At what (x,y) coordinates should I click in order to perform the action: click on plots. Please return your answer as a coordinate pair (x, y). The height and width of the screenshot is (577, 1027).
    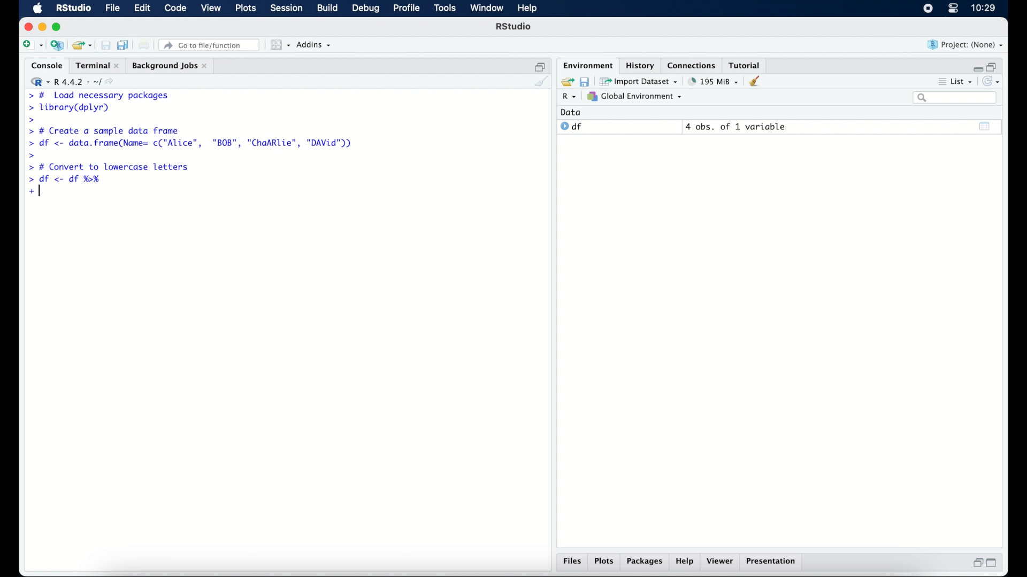
    Looking at the image, I should click on (606, 562).